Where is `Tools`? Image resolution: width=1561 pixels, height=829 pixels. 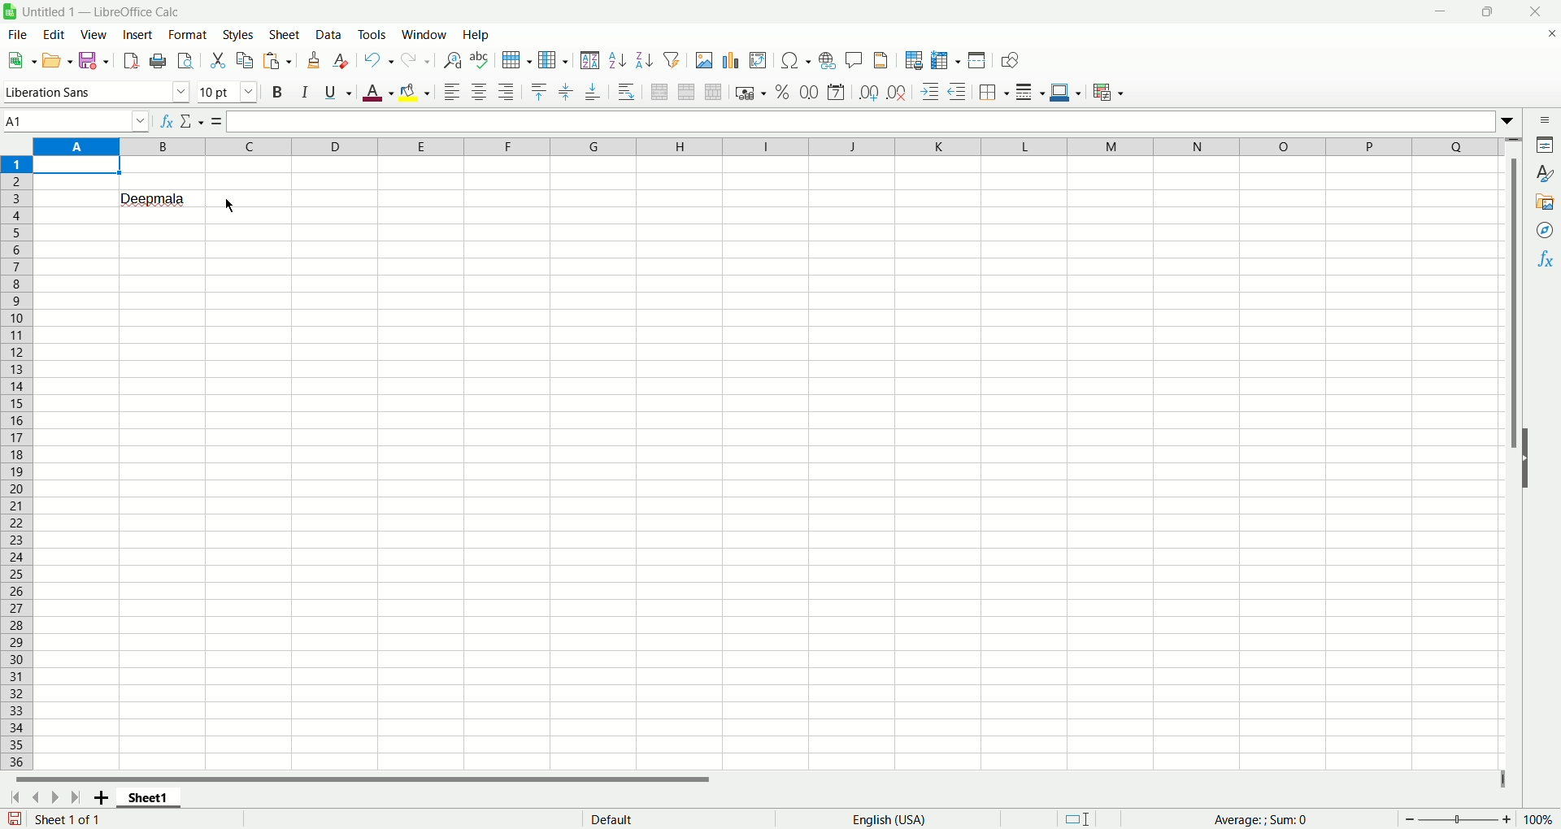 Tools is located at coordinates (373, 34).